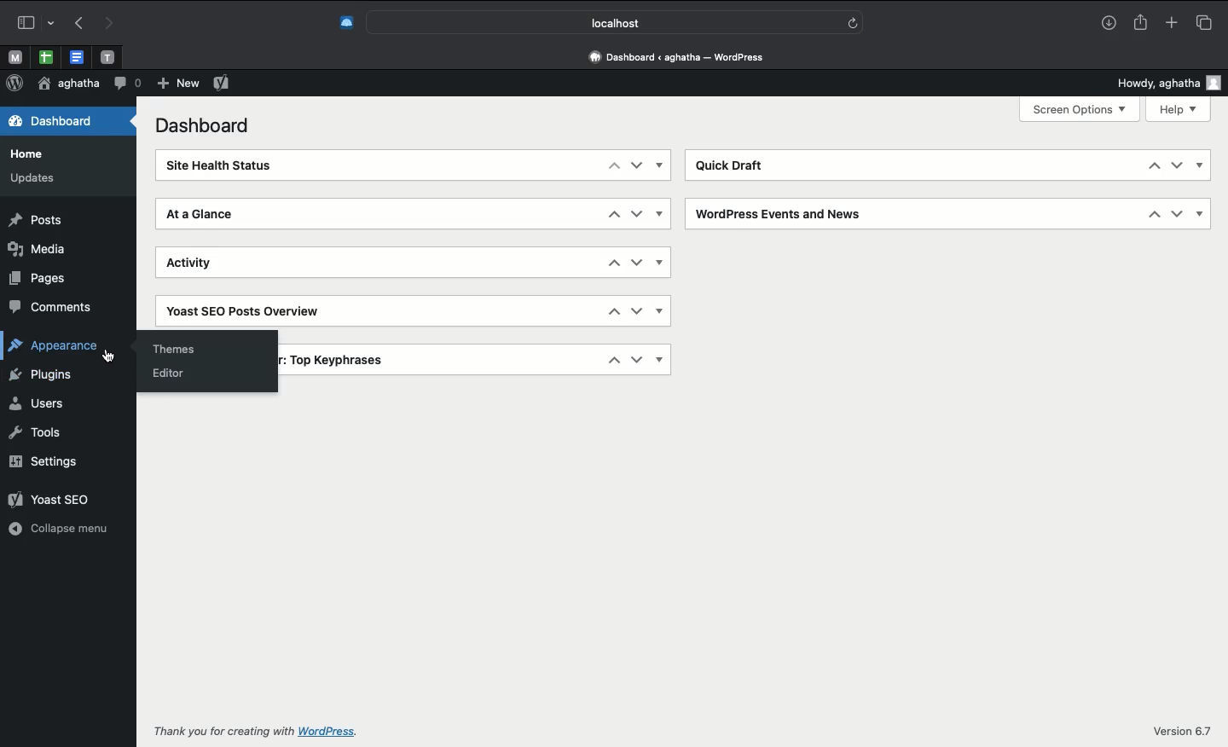  Describe the element at coordinates (617, 22) in the screenshot. I see `Search bar` at that location.